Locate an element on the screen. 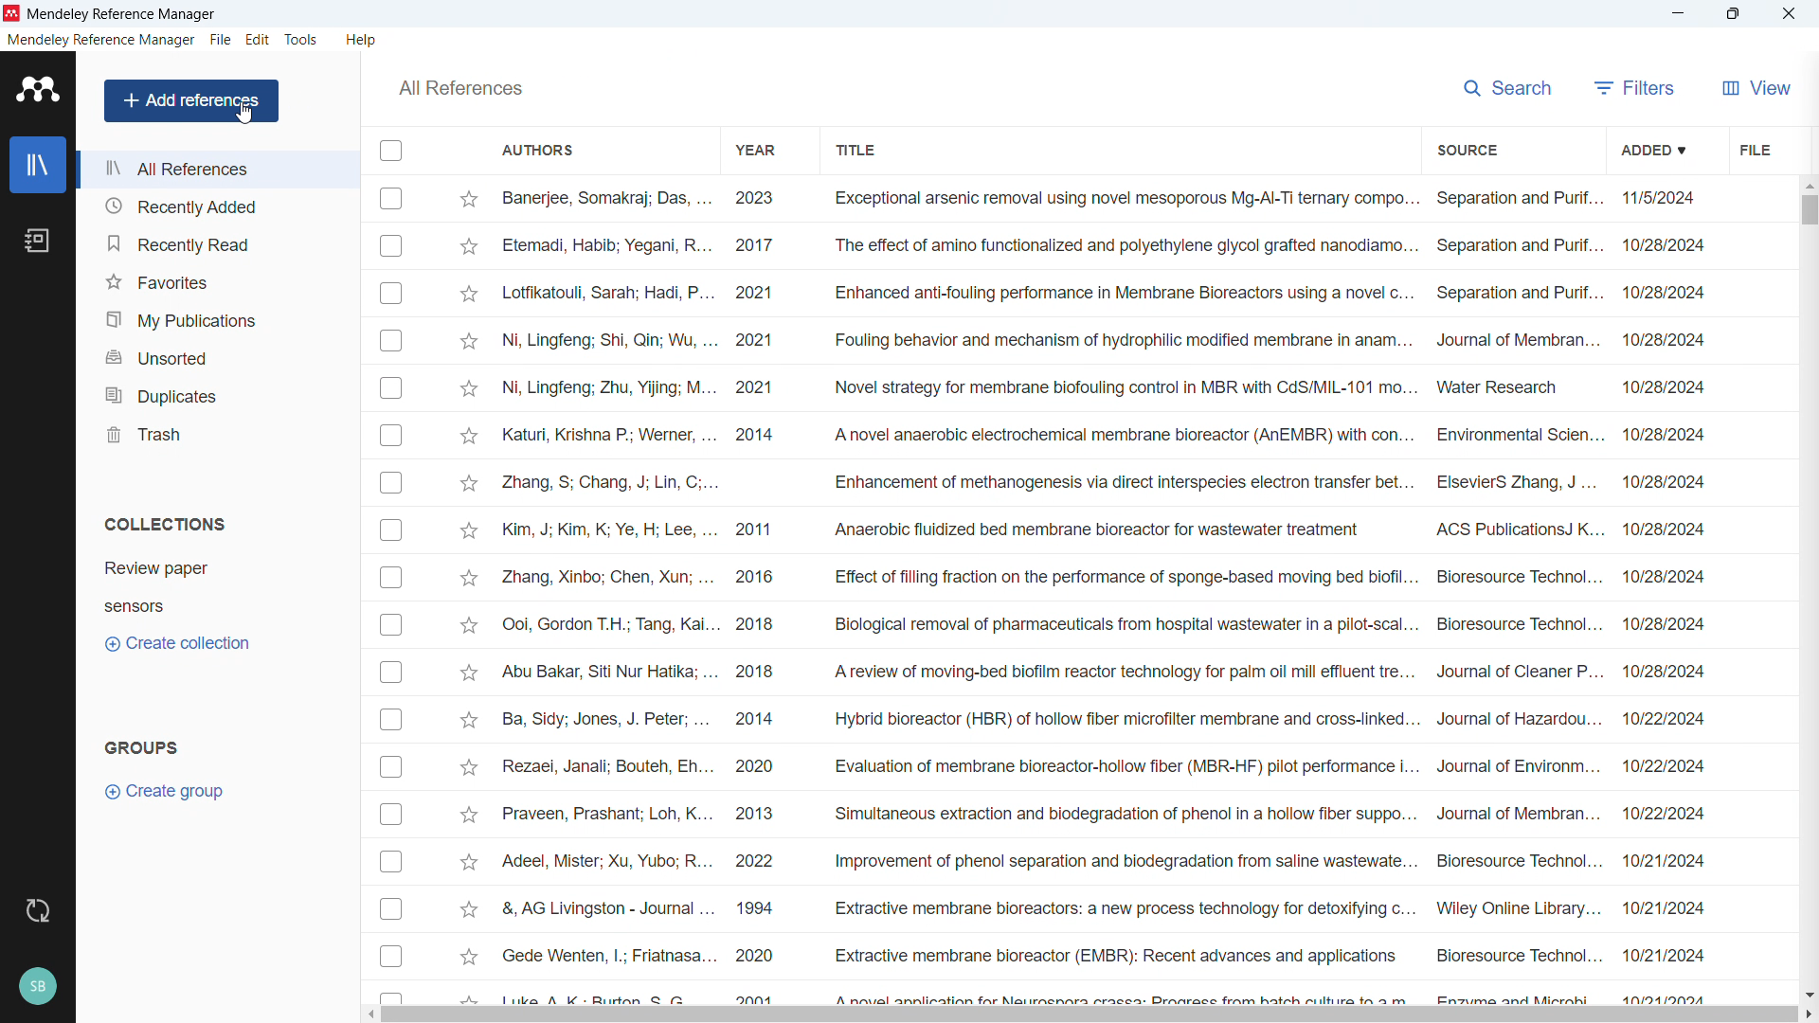 This screenshot has width=1819, height=1023.  Maximise is located at coordinates (1734, 14).